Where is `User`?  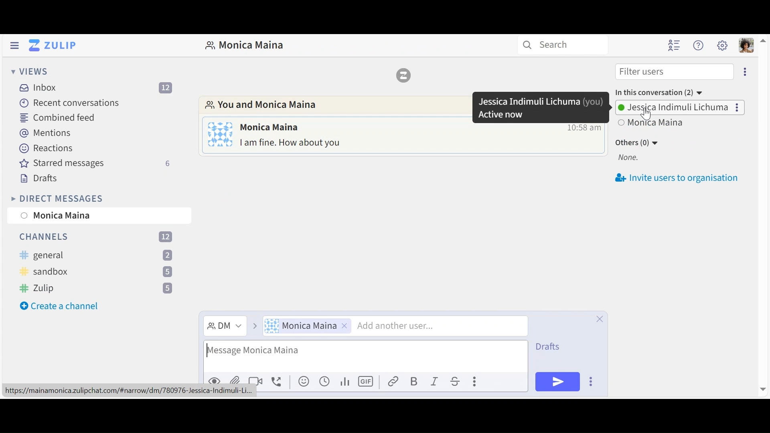
User is located at coordinates (307, 326).